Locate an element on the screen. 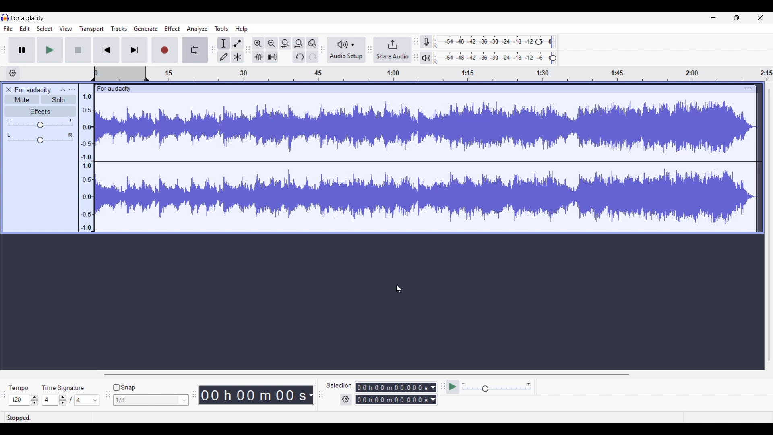  Scale to measure audio level is located at coordinates (86, 157).